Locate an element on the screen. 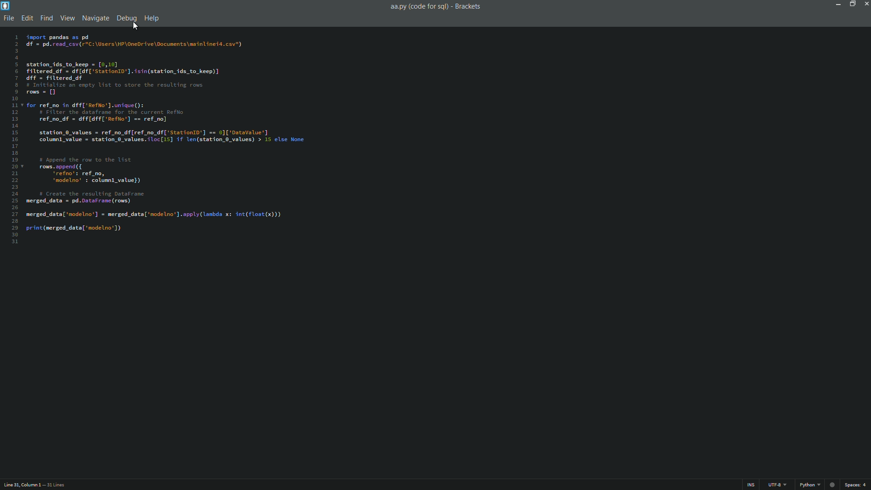 The image size is (871, 490). maximize is located at coordinates (851, 4).